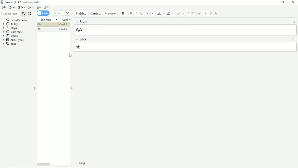  Describe the element at coordinates (49, 20) in the screenshot. I see `Sort Field` at that location.